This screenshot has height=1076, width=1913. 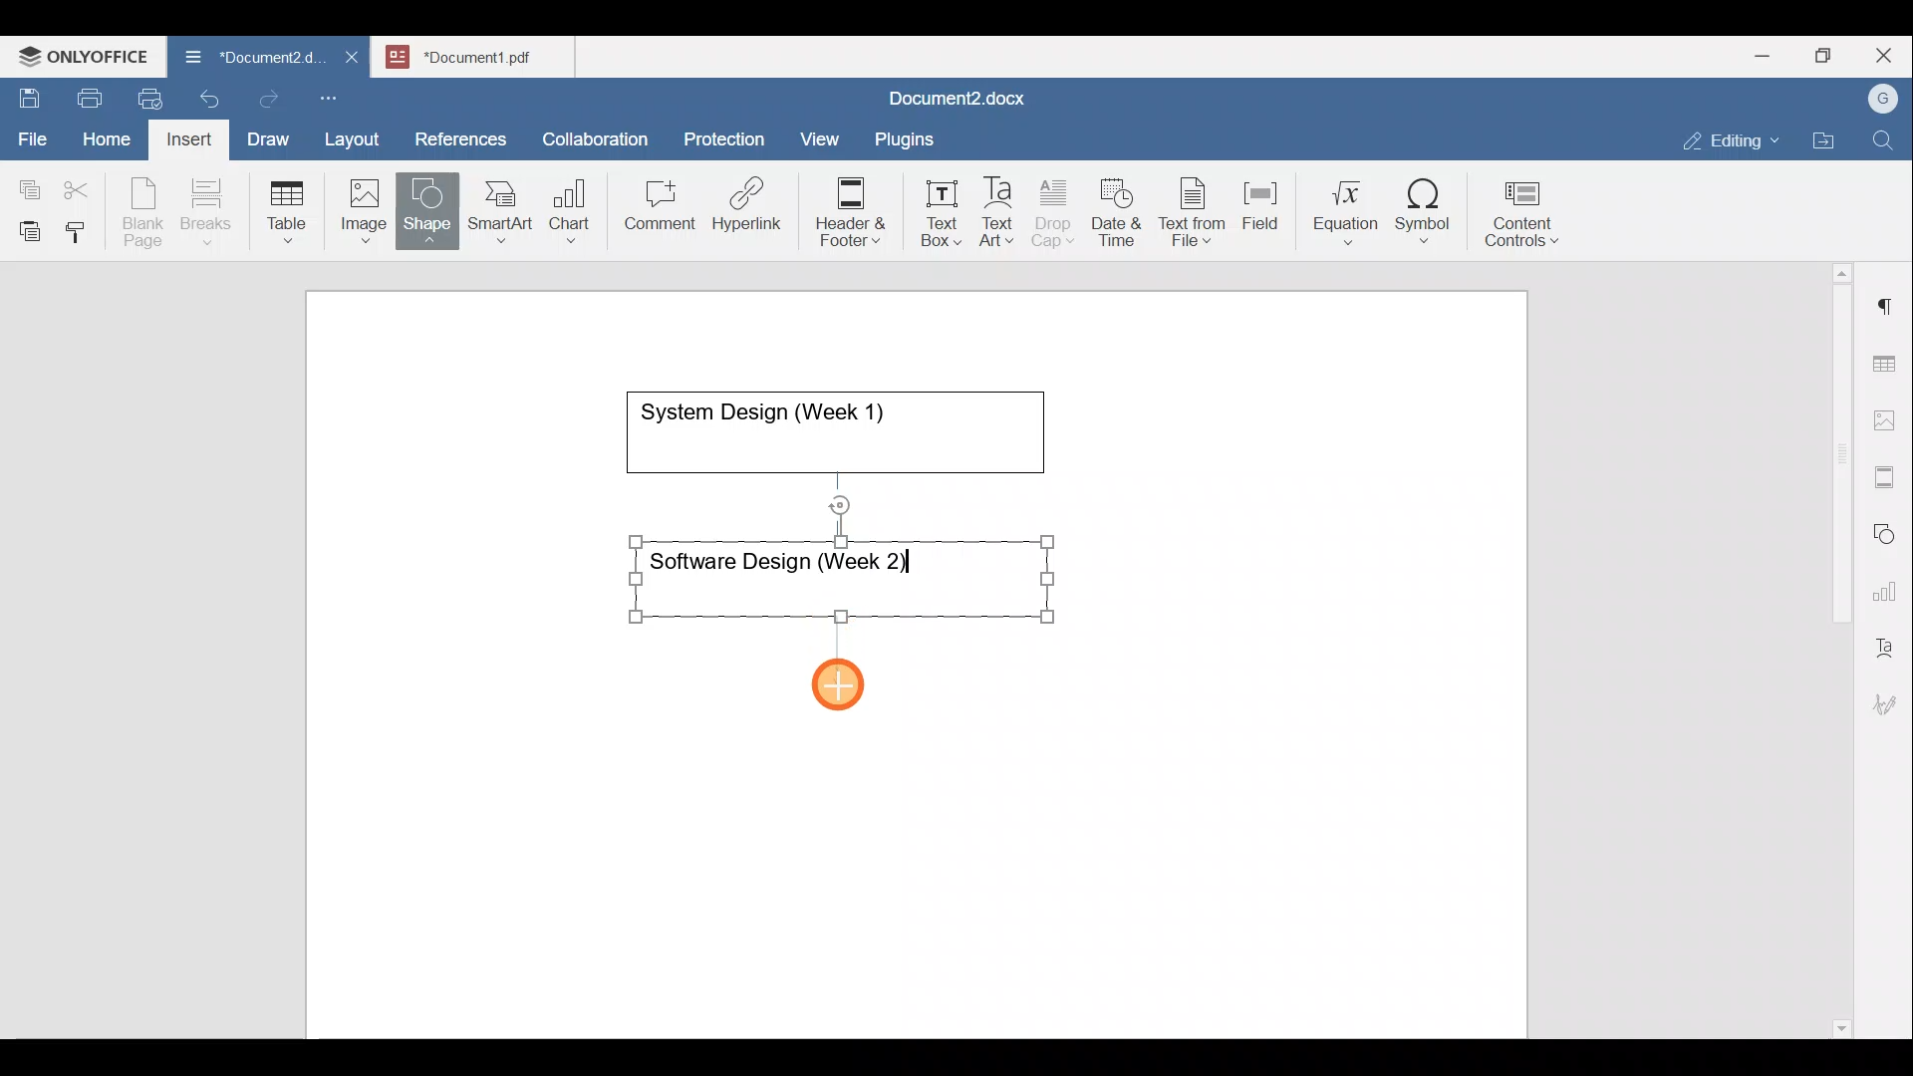 I want to click on Text Art settings, so click(x=1887, y=640).